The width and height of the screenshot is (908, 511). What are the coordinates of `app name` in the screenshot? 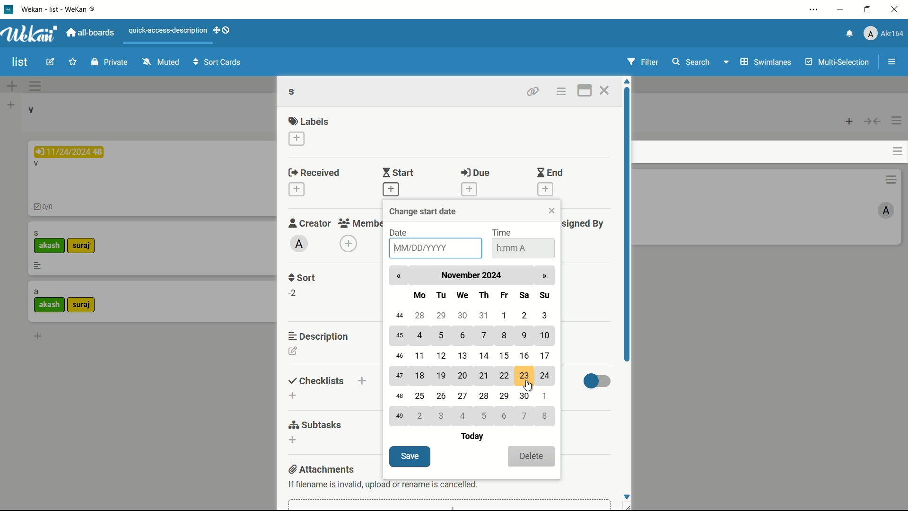 It's located at (63, 9).